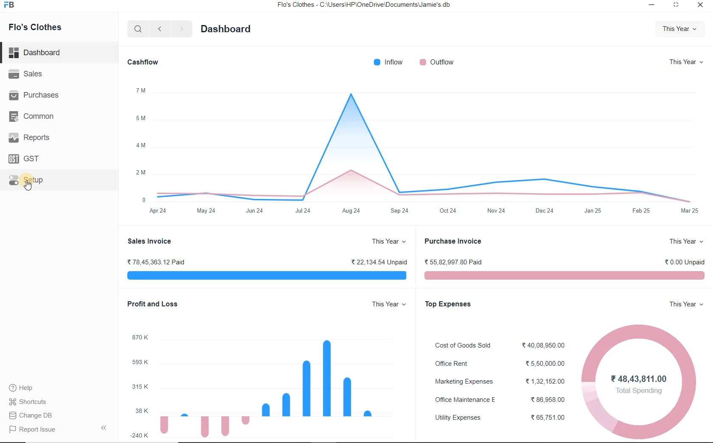 The width and height of the screenshot is (713, 443). I want to click on Pie chart, so click(638, 379).